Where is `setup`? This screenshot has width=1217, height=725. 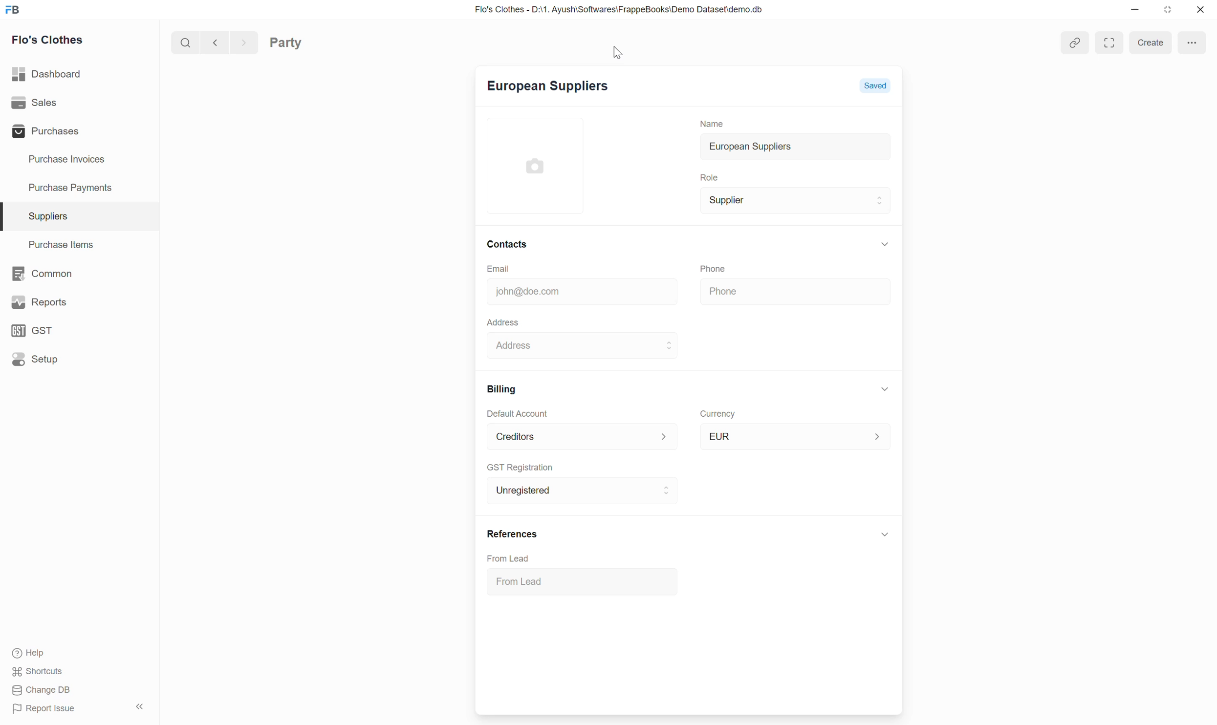
setup is located at coordinates (35, 359).